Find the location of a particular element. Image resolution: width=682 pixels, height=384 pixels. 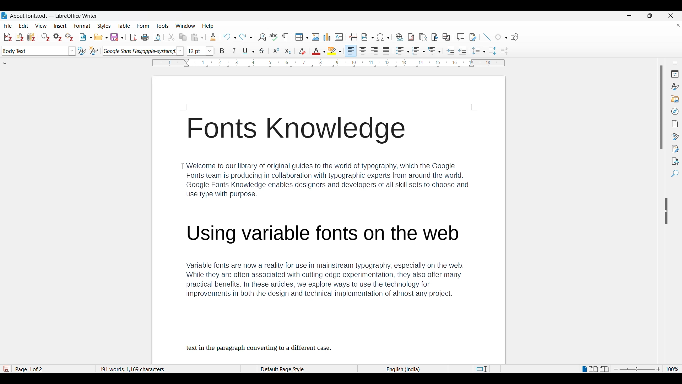

Undo is located at coordinates (229, 37).